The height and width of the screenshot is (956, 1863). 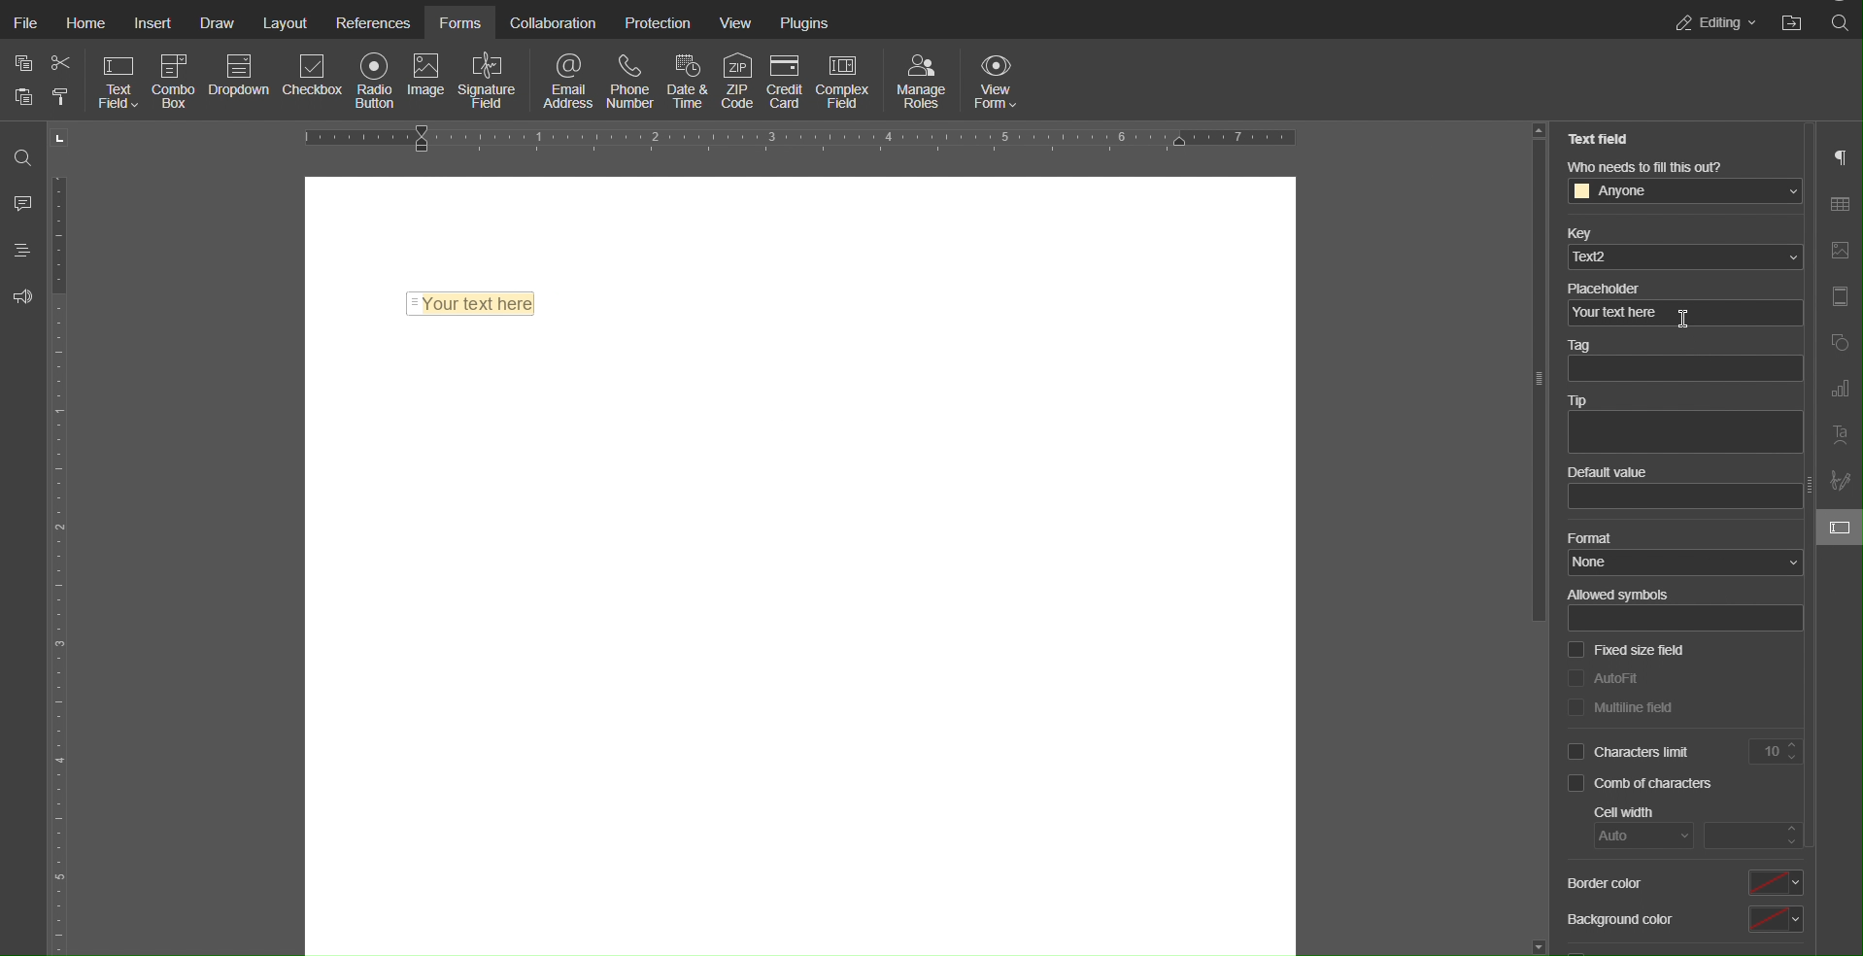 I want to click on Allowed symbols, so click(x=1686, y=610).